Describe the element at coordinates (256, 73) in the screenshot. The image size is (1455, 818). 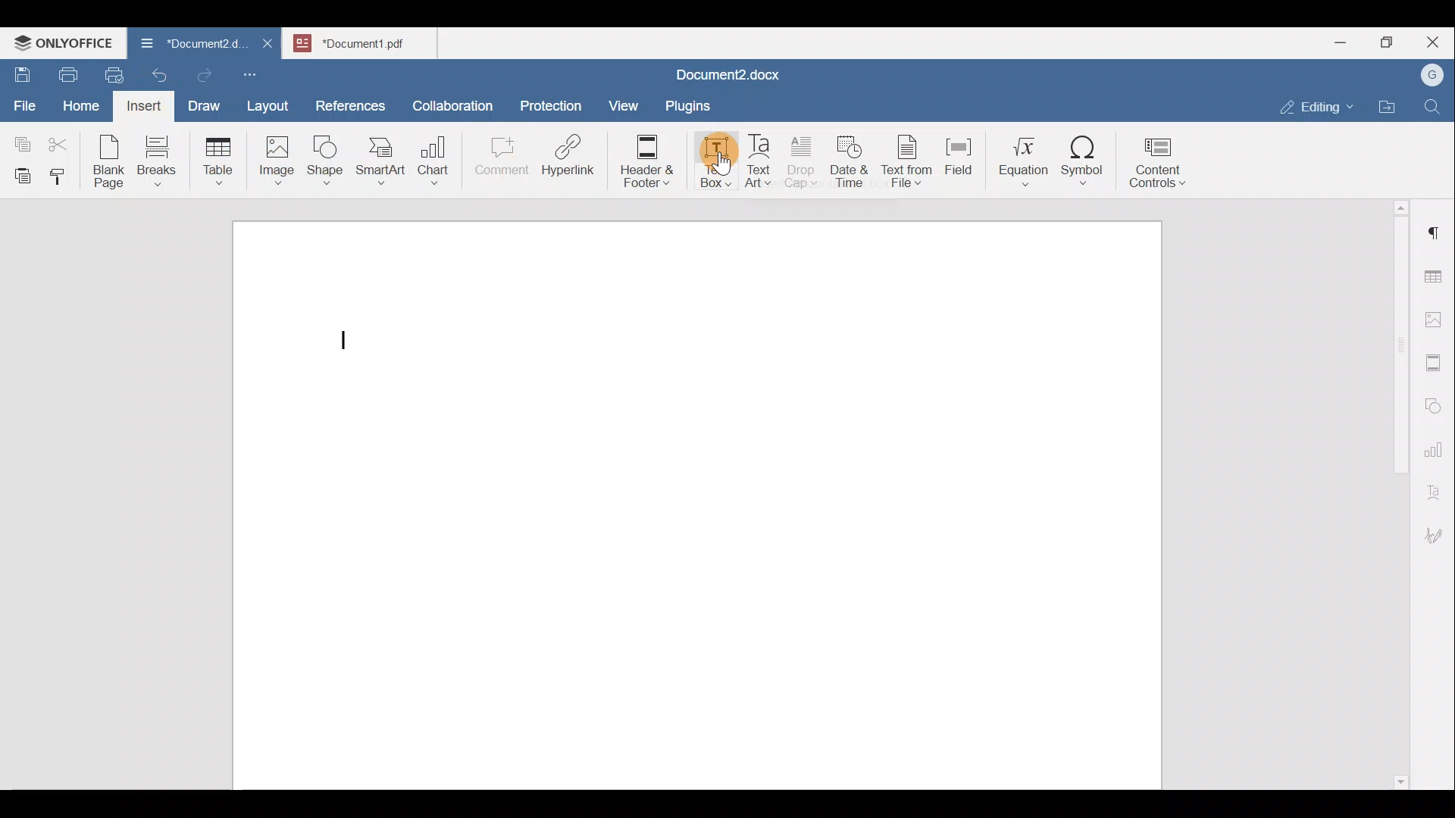
I see `Customize quick access toolbar` at that location.